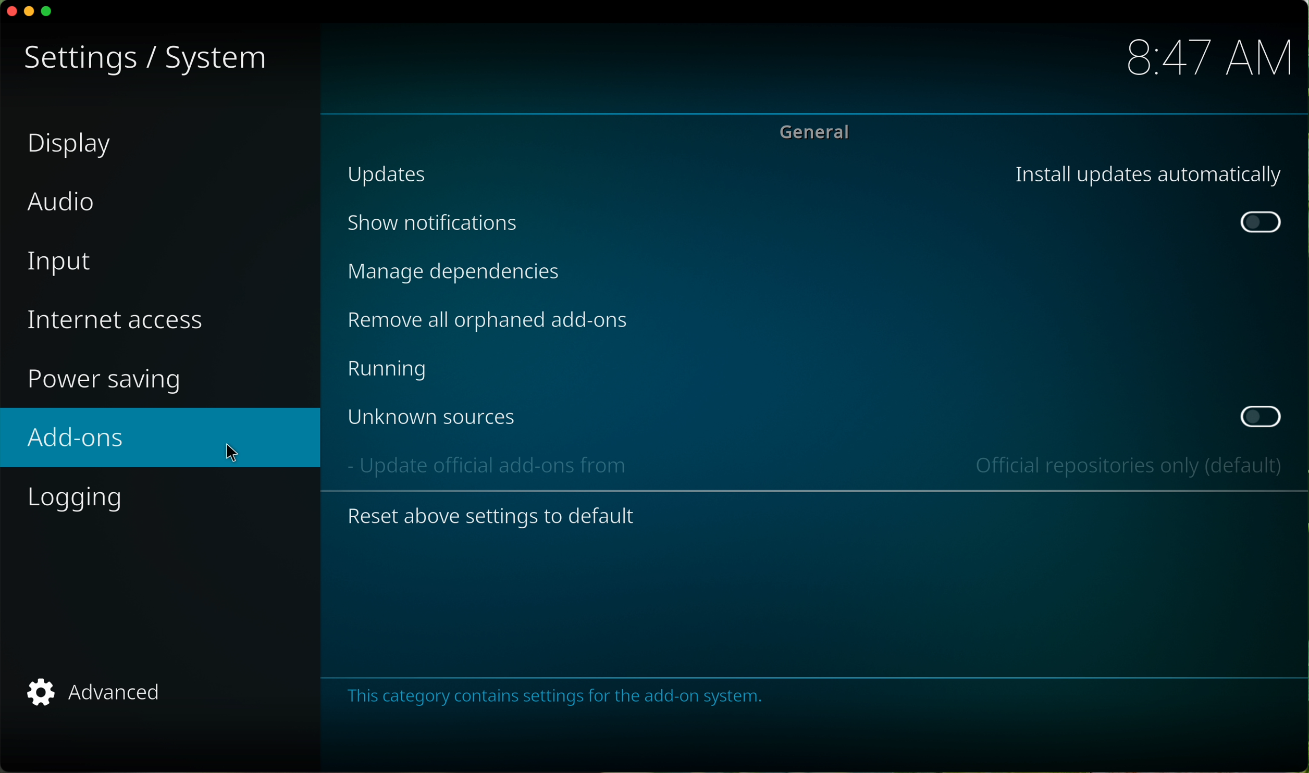 The height and width of the screenshot is (773, 1309). I want to click on Manage dependencies, so click(459, 277).